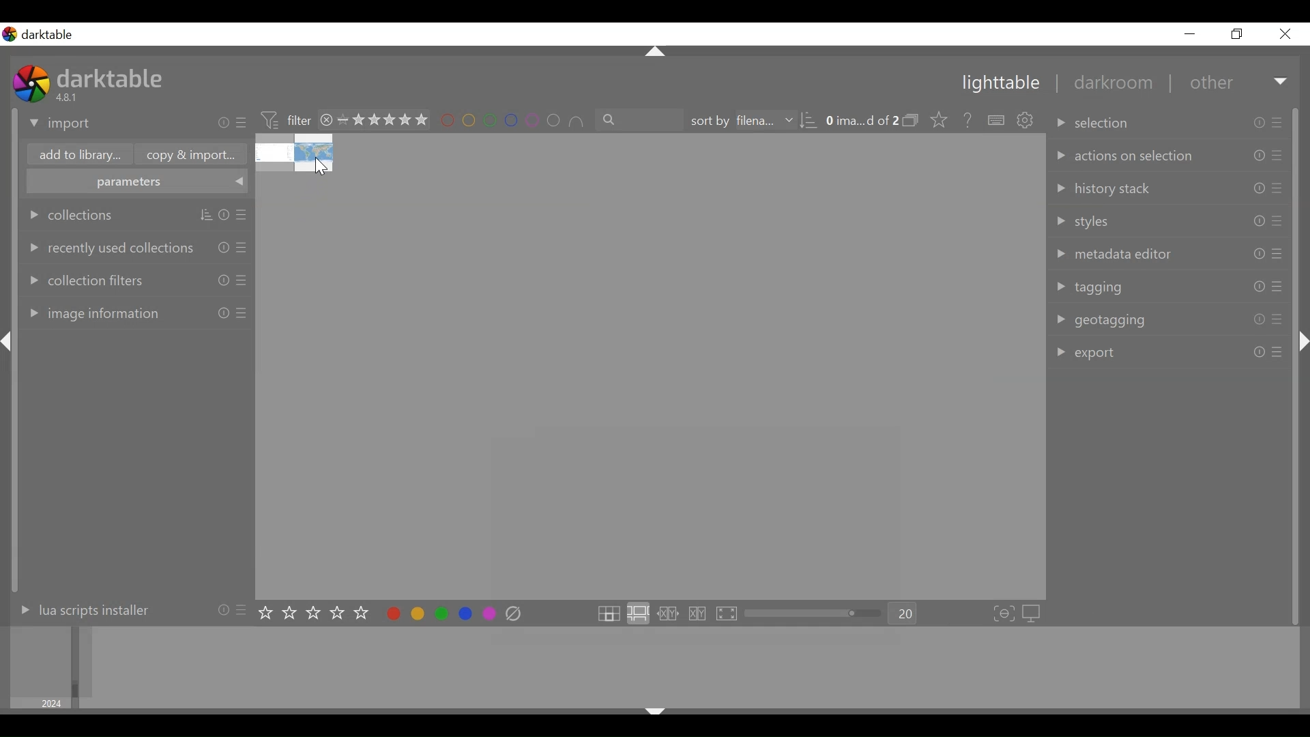 The height and width of the screenshot is (737, 1310). I want to click on set display profile, so click(1035, 614).